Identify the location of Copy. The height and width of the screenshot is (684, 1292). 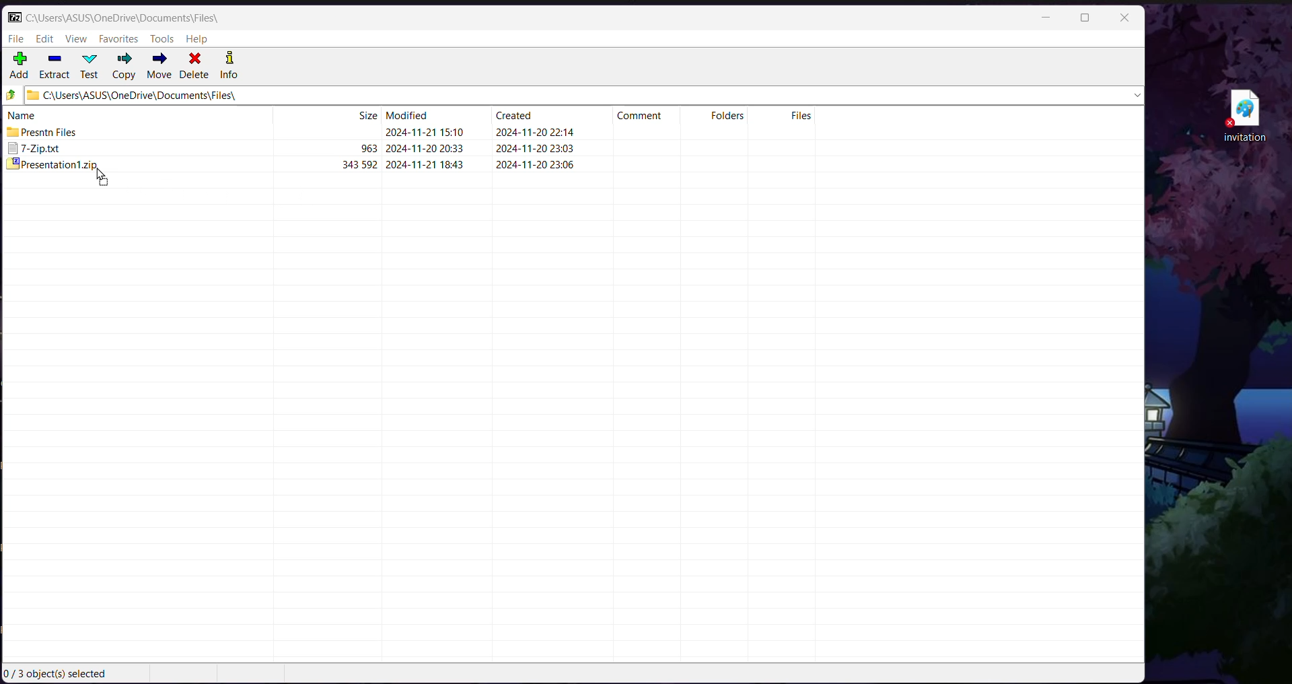
(124, 67).